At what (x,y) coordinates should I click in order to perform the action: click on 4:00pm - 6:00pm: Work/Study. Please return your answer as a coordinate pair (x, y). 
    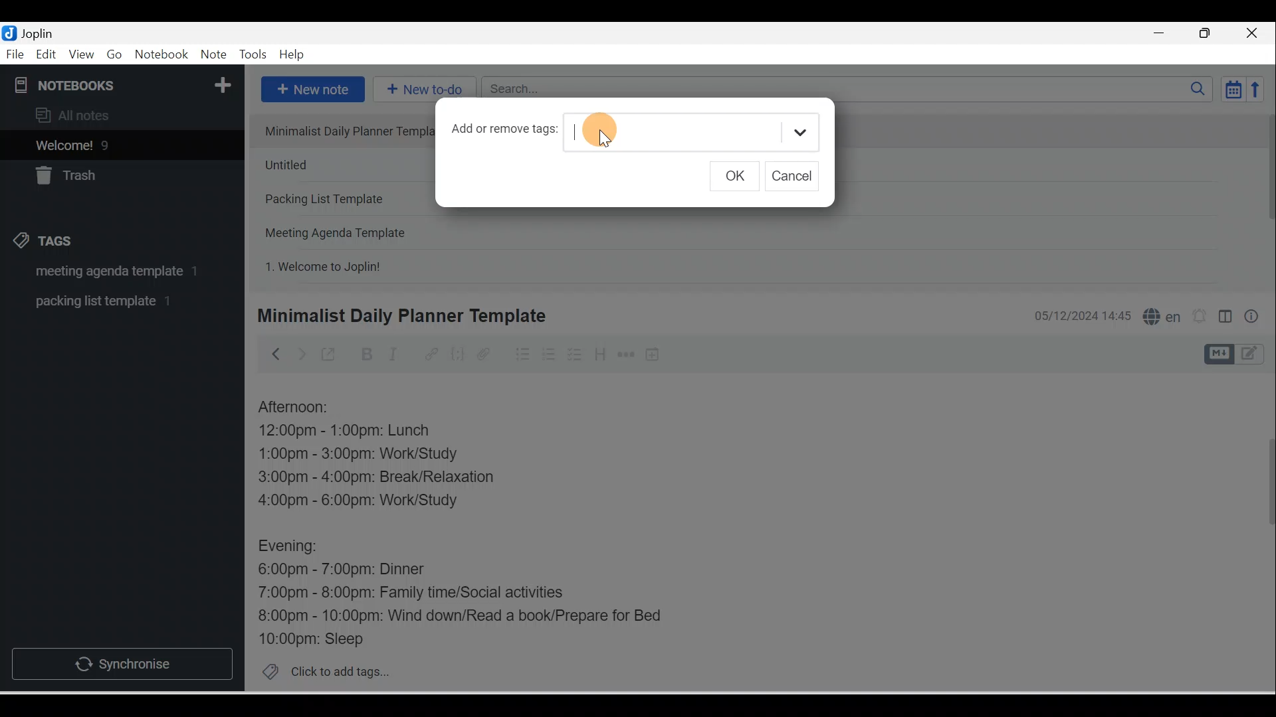
    Looking at the image, I should click on (364, 501).